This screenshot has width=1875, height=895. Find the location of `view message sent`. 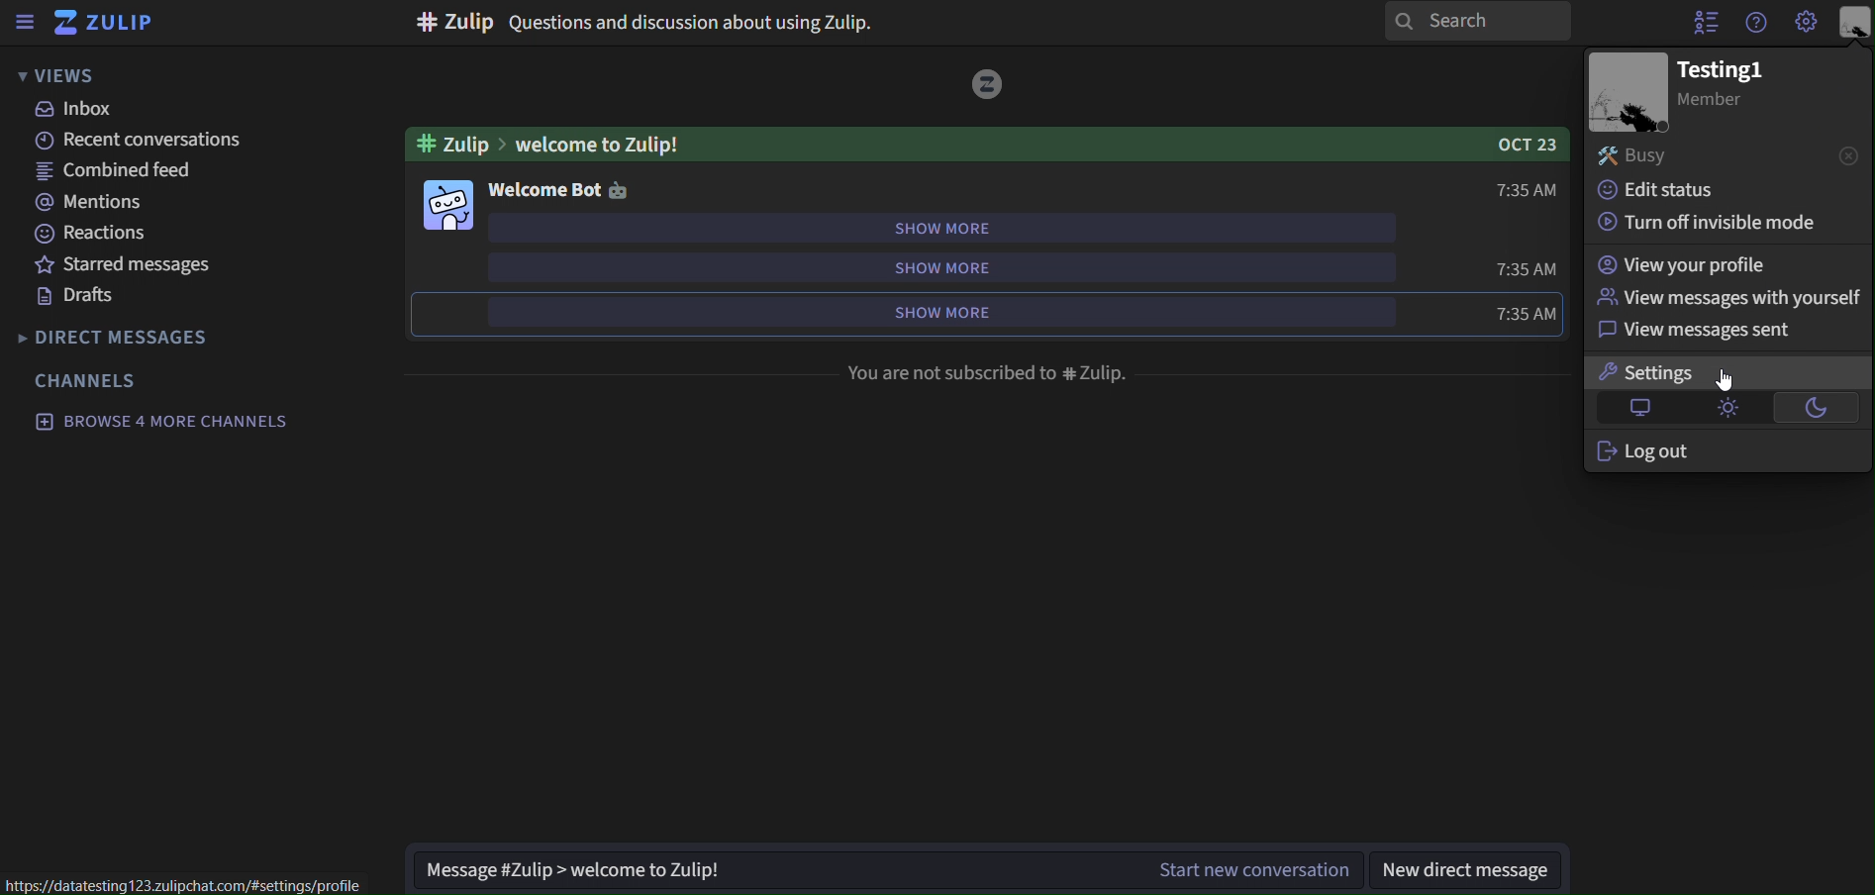

view message sent is located at coordinates (1696, 330).